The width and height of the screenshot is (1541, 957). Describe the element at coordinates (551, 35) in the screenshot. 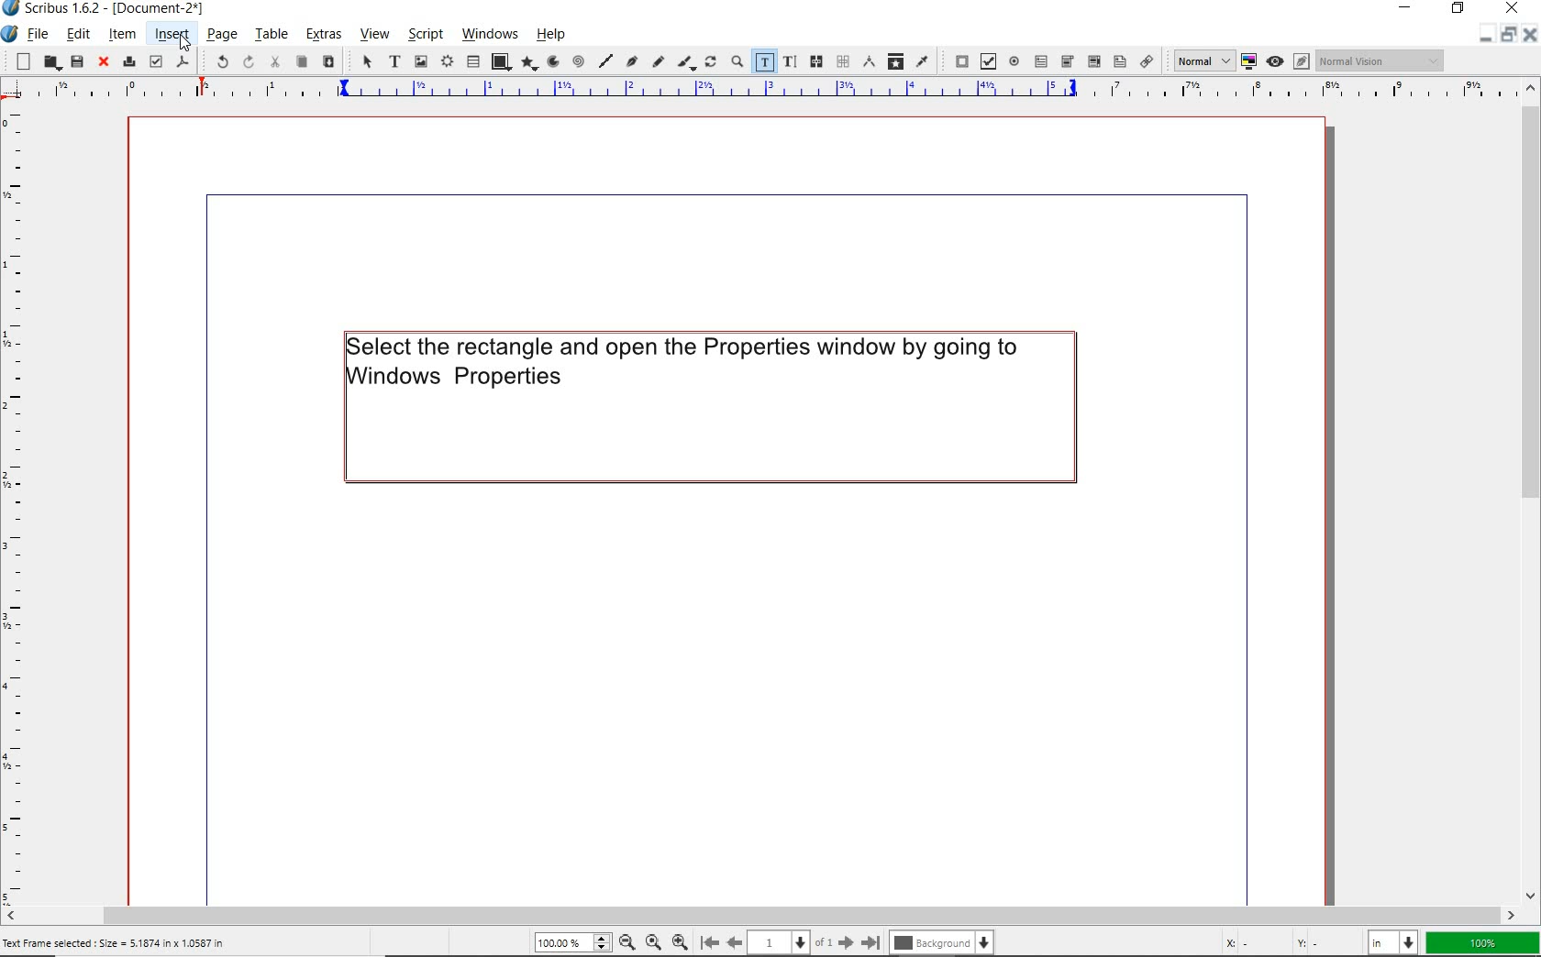

I see `help` at that location.